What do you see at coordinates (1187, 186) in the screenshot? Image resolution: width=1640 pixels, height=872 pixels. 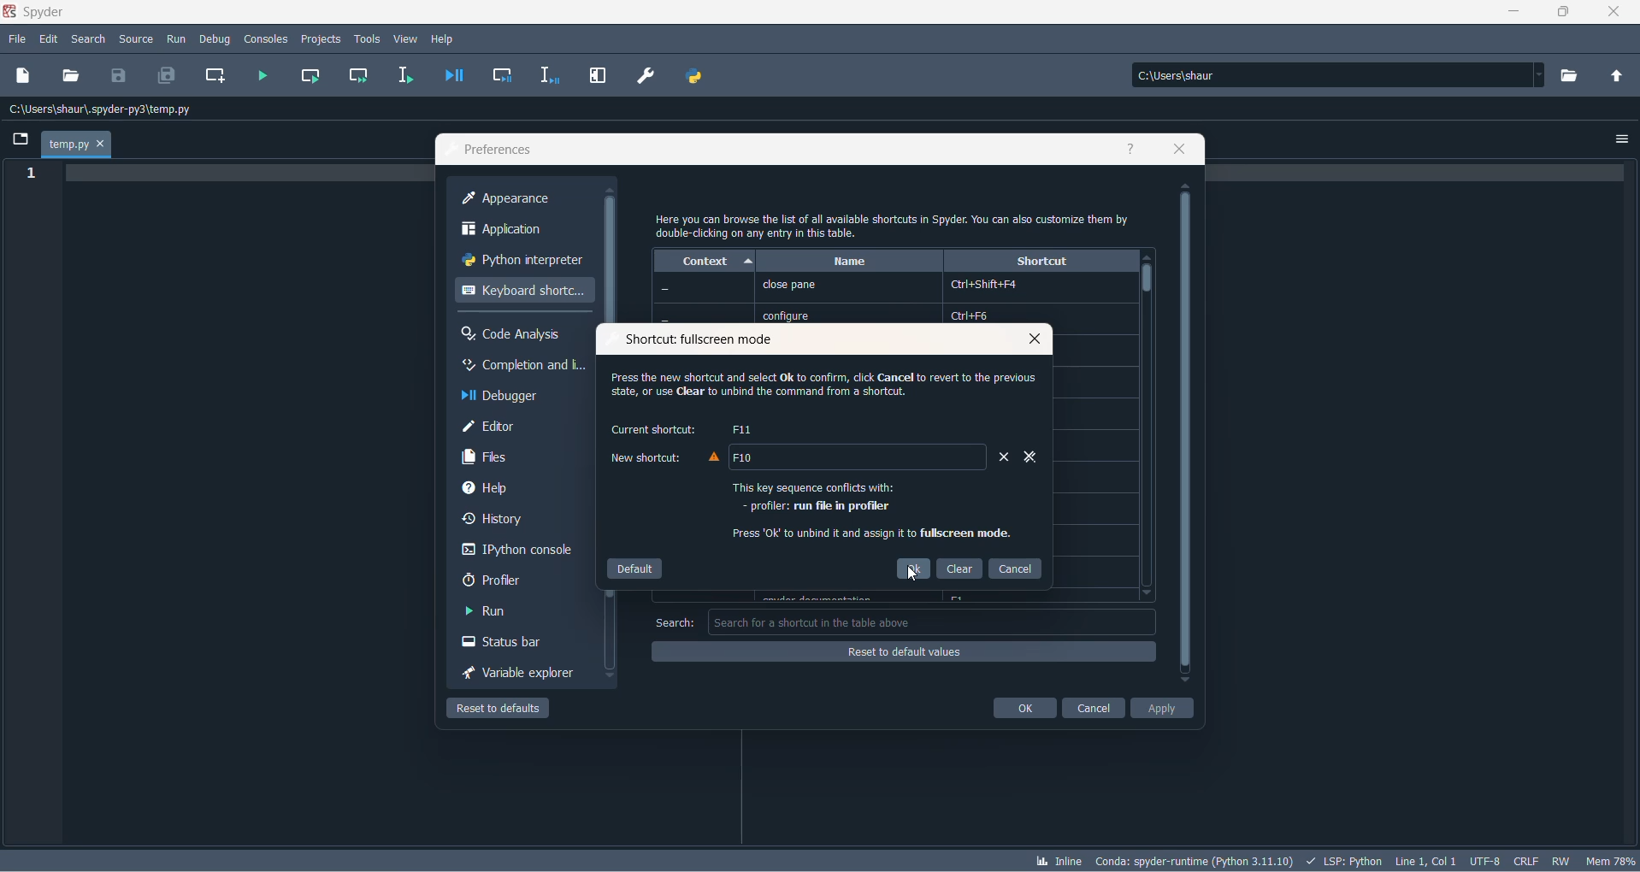 I see `move up` at bounding box center [1187, 186].